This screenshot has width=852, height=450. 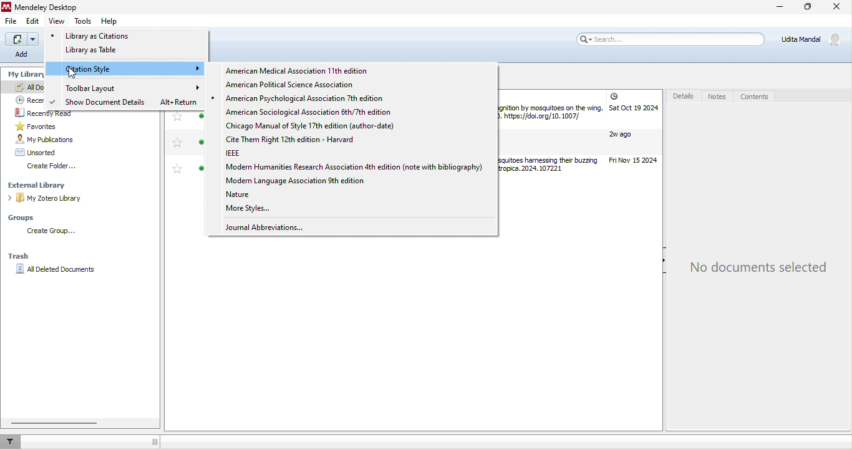 I want to click on filter, so click(x=14, y=442).